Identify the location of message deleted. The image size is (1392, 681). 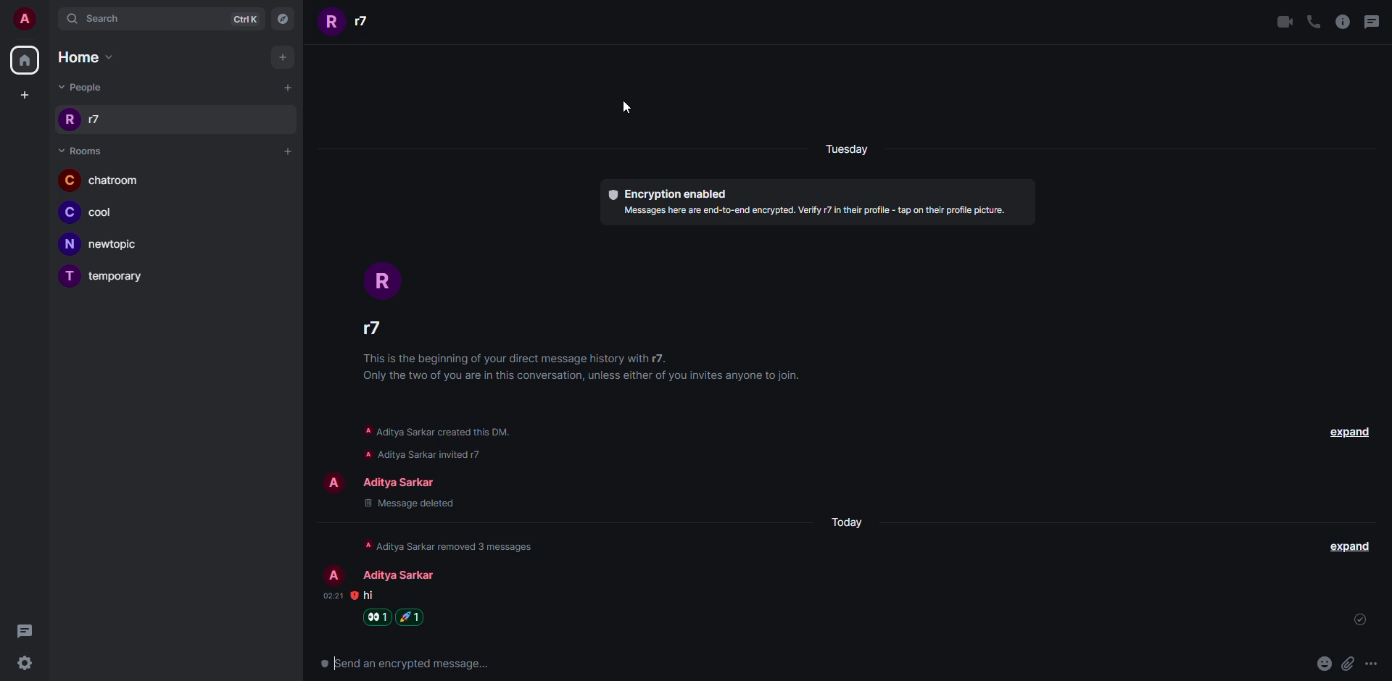
(410, 503).